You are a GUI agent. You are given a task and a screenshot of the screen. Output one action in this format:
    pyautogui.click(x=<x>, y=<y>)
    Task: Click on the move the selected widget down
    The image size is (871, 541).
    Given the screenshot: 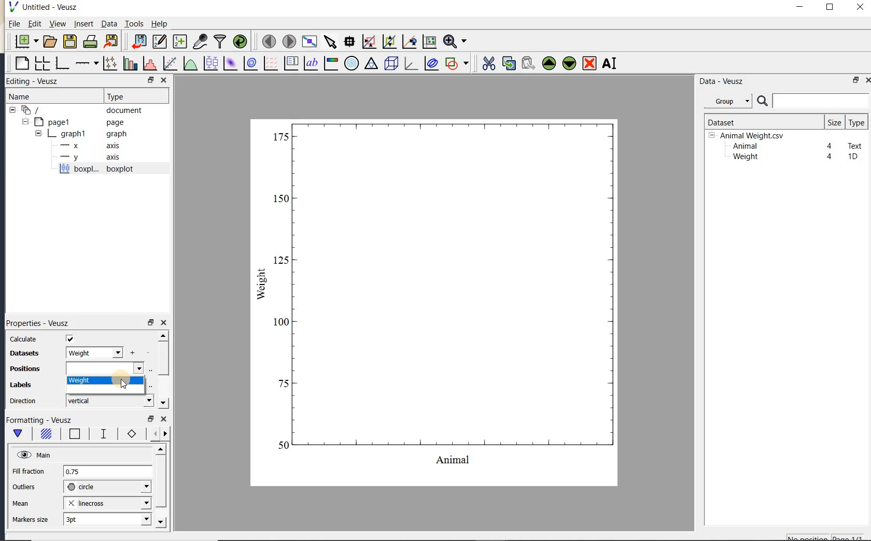 What is the action you would take?
    pyautogui.click(x=569, y=63)
    